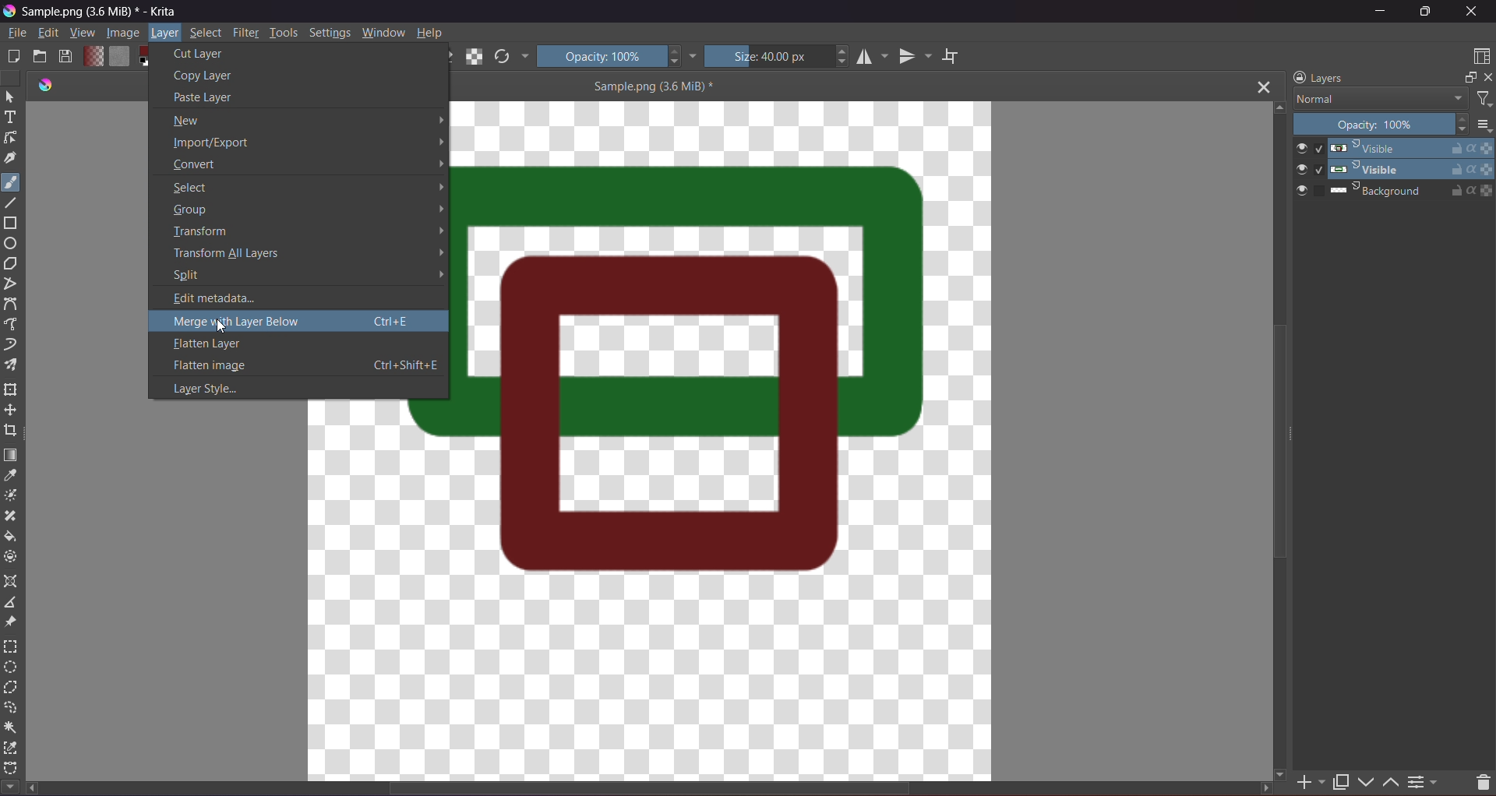 Image resolution: width=1496 pixels, height=796 pixels. Describe the element at coordinates (1378, 99) in the screenshot. I see `Blending Mode` at that location.